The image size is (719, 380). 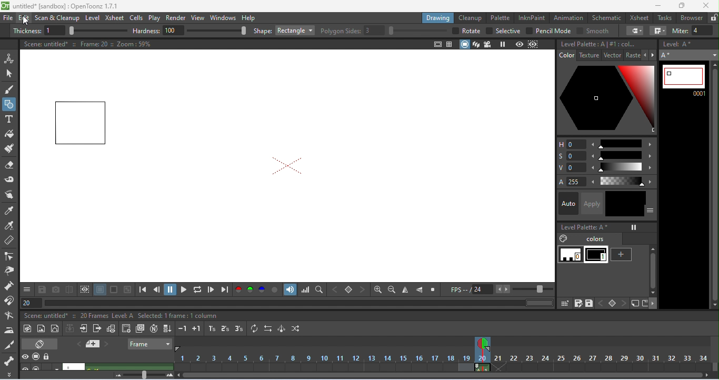 What do you see at coordinates (590, 56) in the screenshot?
I see `texture` at bounding box center [590, 56].